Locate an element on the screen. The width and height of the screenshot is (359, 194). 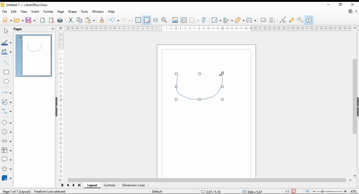
minimize is located at coordinates (328, 4).